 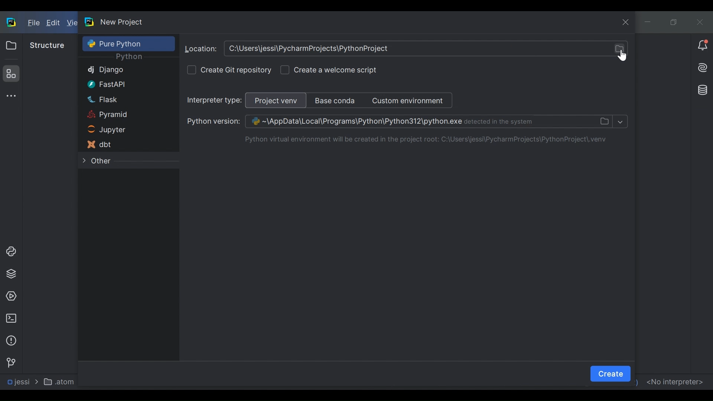 I want to click on jes, so click(x=17, y=382).